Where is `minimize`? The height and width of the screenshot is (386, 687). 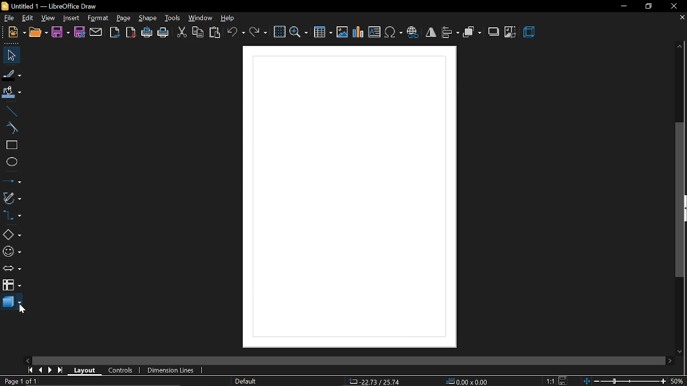 minimize is located at coordinates (624, 7).